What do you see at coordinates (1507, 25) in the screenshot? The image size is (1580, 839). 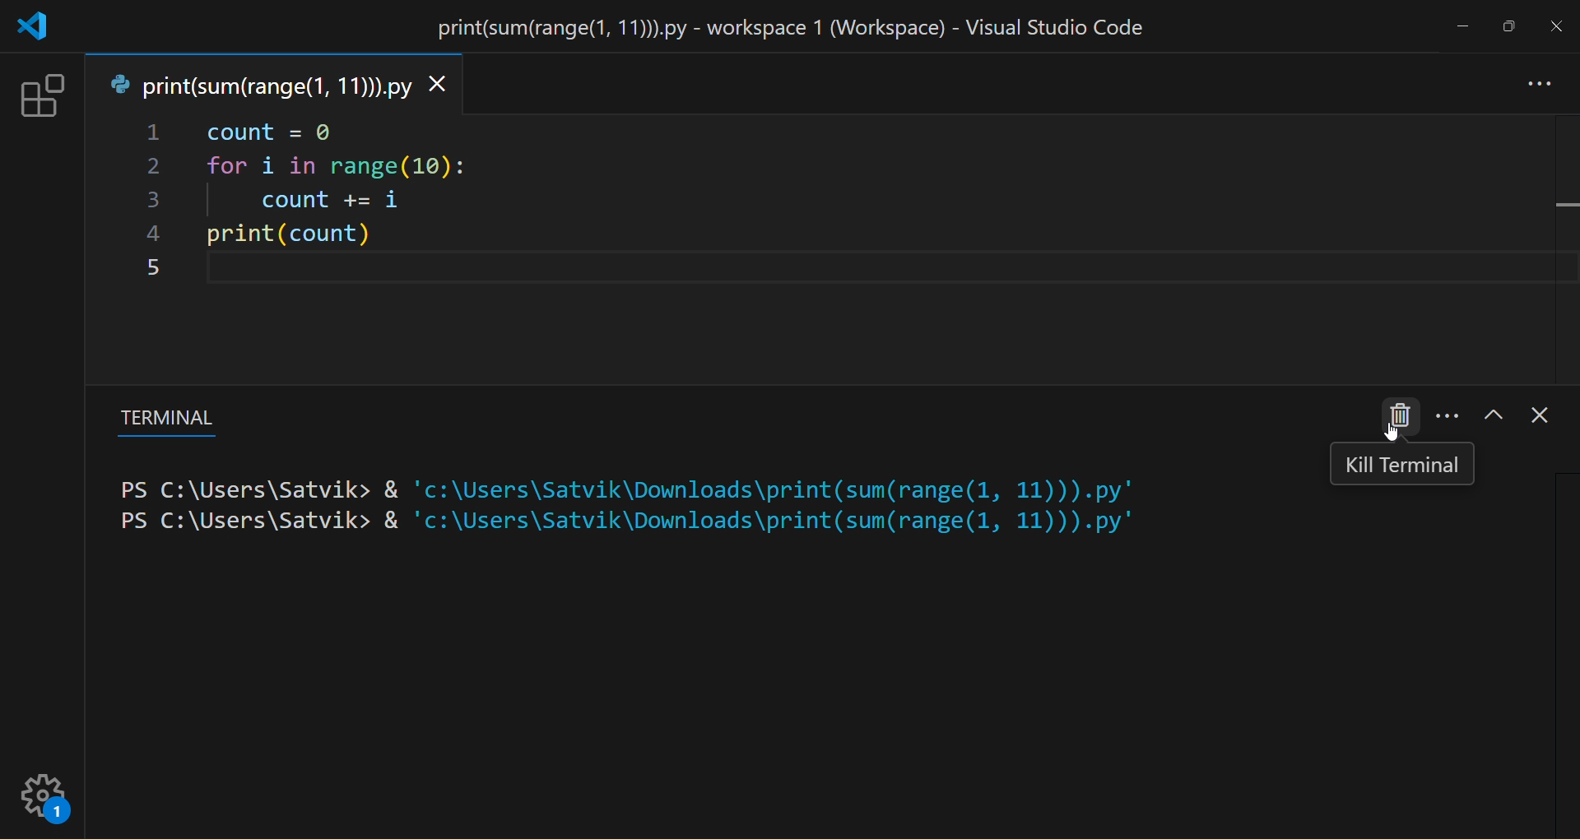 I see `maximize` at bounding box center [1507, 25].